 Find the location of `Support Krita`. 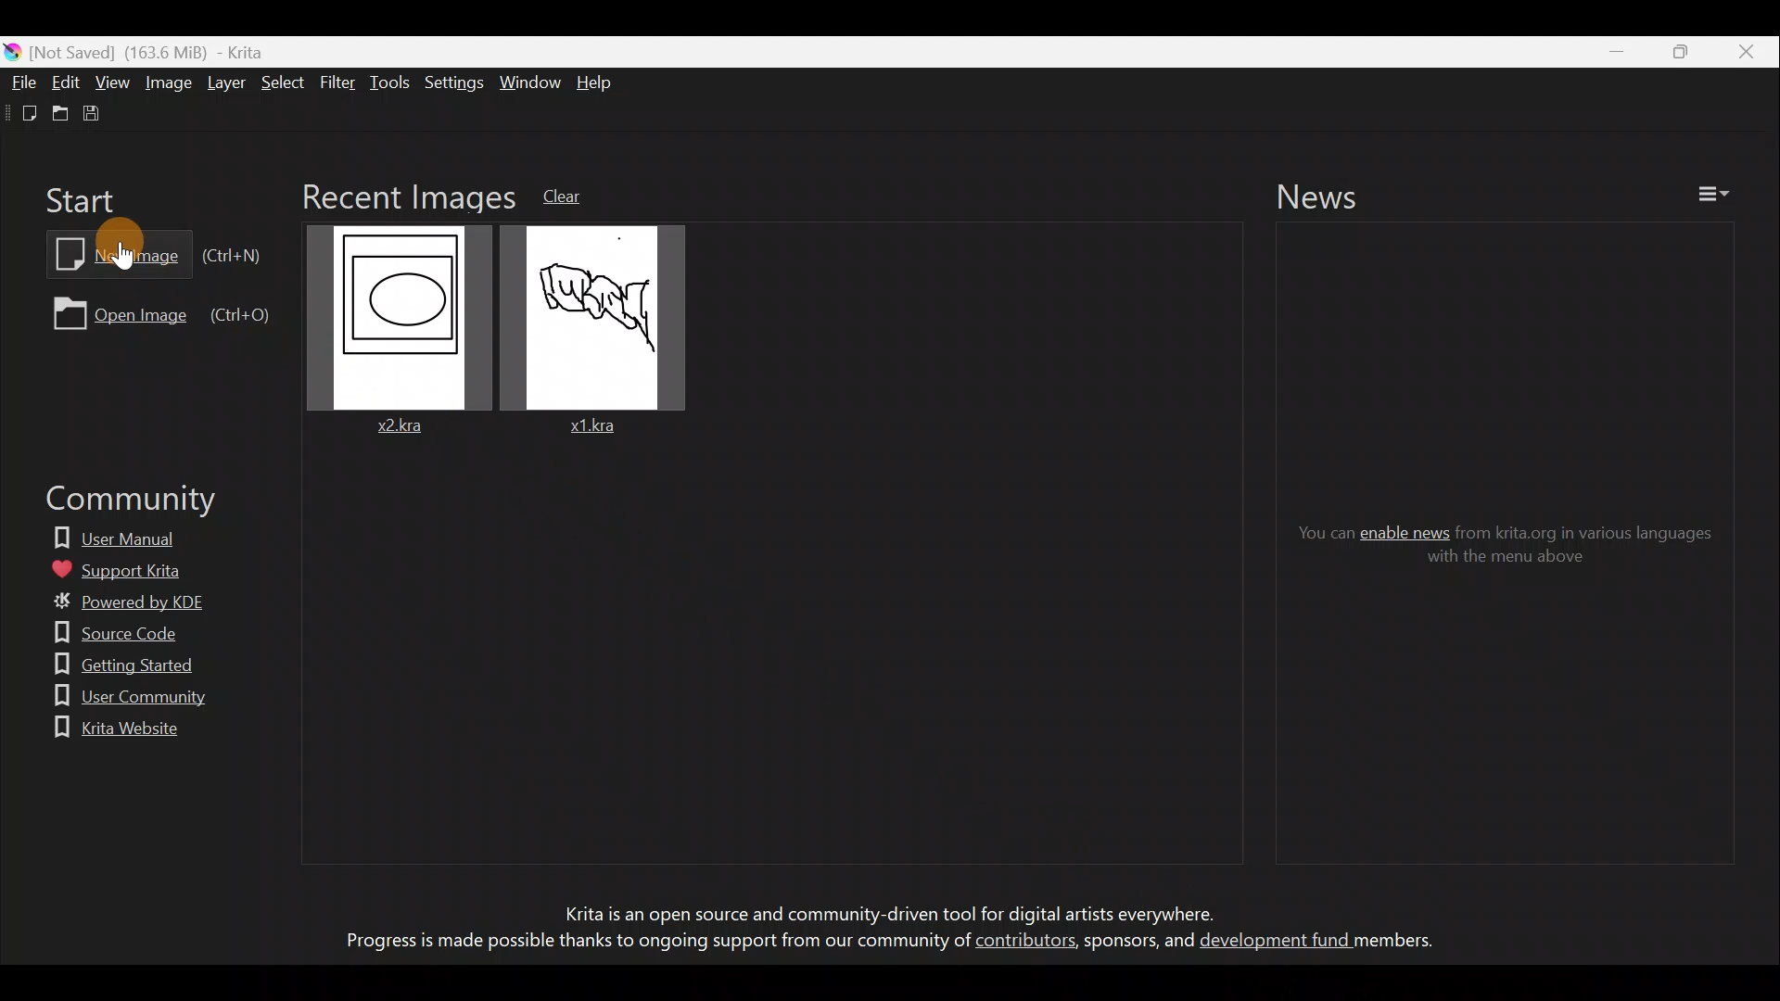

Support Krita is located at coordinates (133, 565).